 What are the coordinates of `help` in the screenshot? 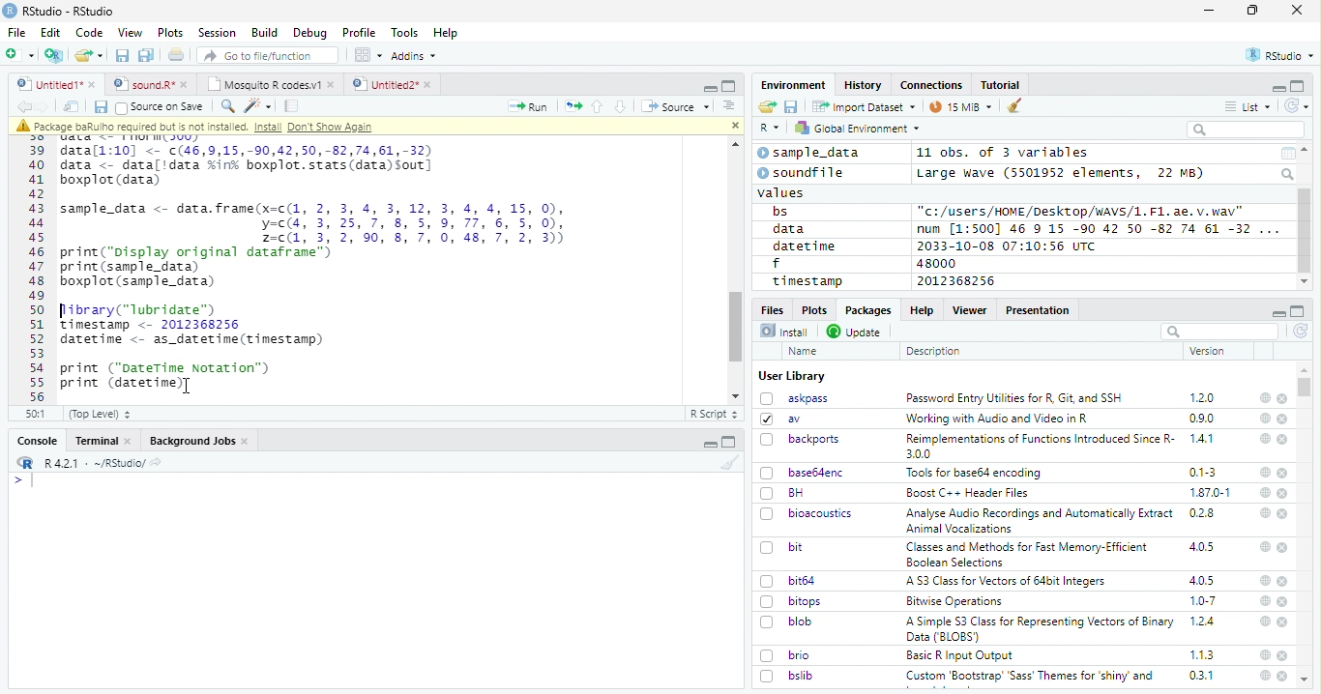 It's located at (1264, 676).